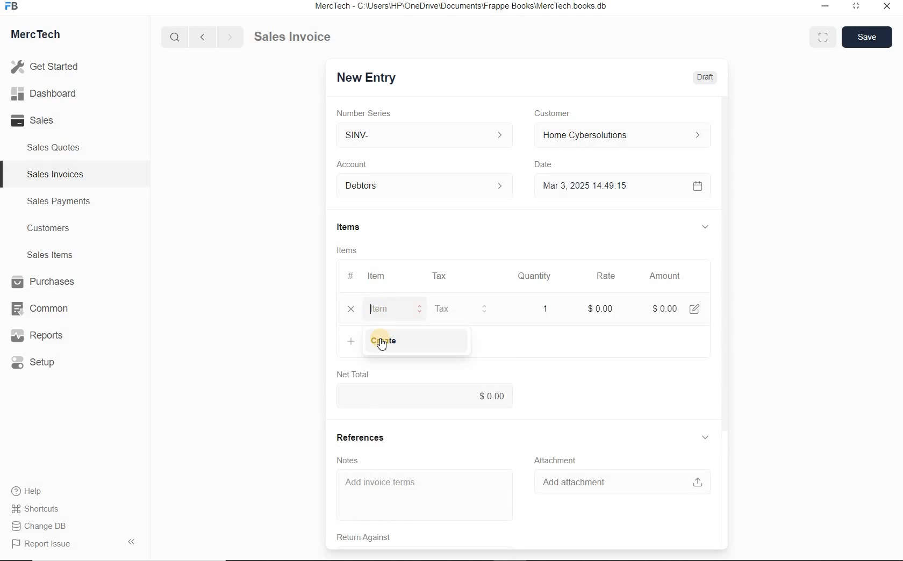 This screenshot has width=903, height=561. I want to click on Dashboard, so click(49, 94).